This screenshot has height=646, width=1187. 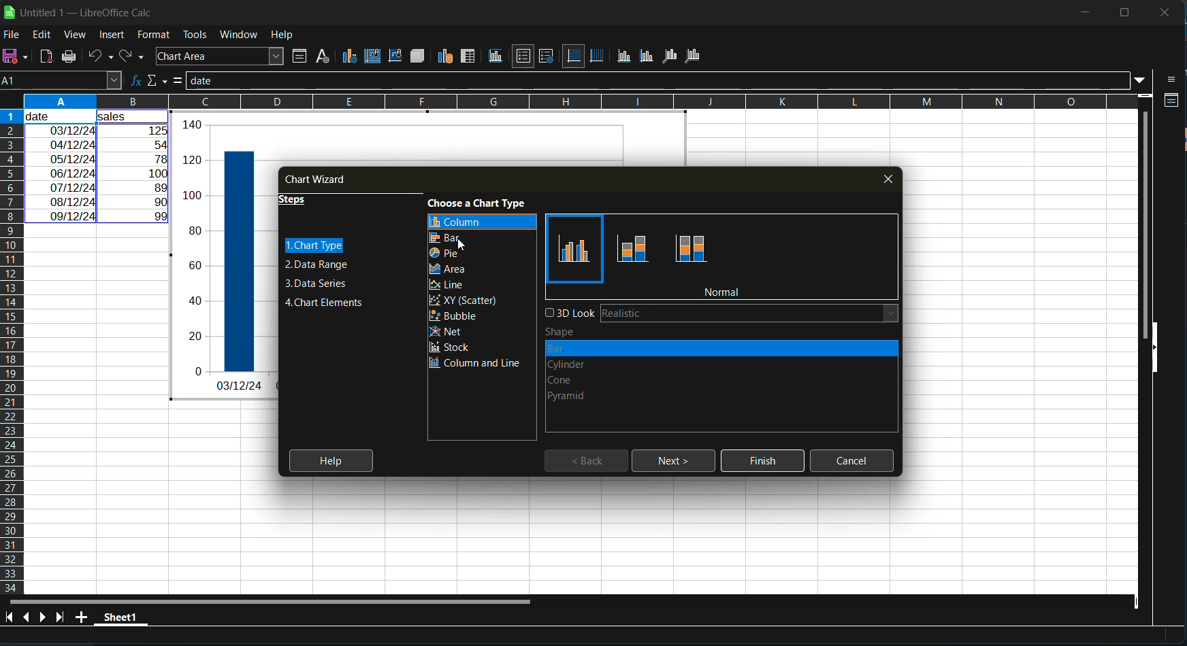 I want to click on export directly as PDF, so click(x=47, y=56).